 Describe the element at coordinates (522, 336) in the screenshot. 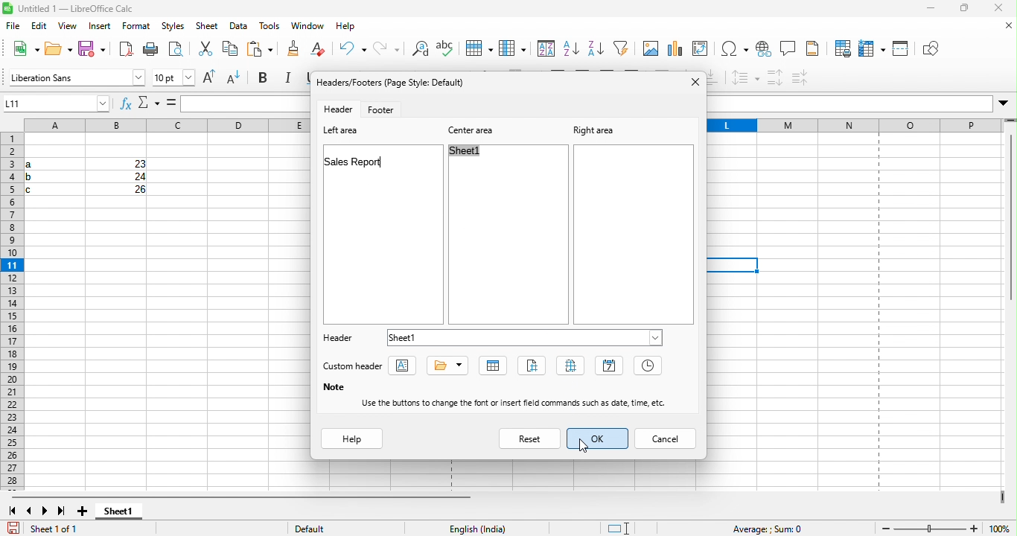

I see `sheet 1` at that location.